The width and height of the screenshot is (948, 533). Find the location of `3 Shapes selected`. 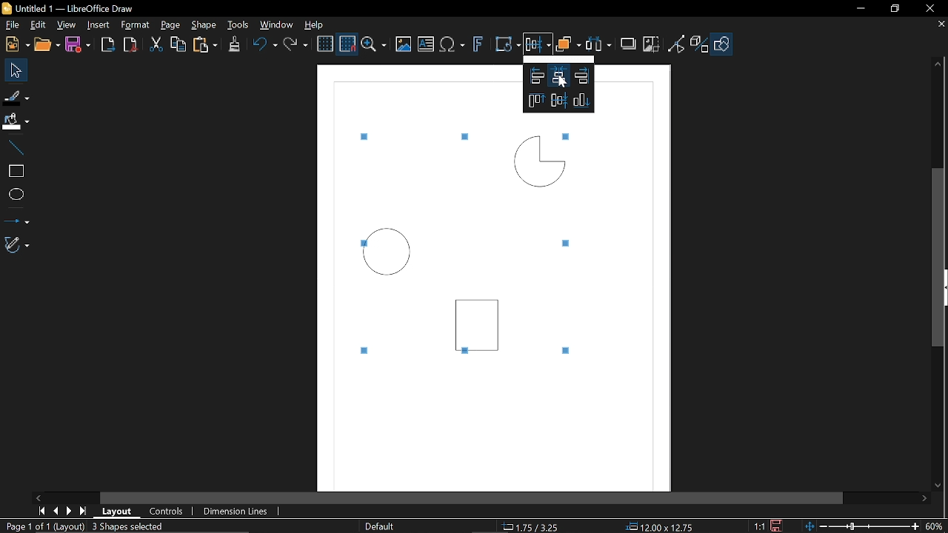

3 Shapes selected is located at coordinates (127, 526).